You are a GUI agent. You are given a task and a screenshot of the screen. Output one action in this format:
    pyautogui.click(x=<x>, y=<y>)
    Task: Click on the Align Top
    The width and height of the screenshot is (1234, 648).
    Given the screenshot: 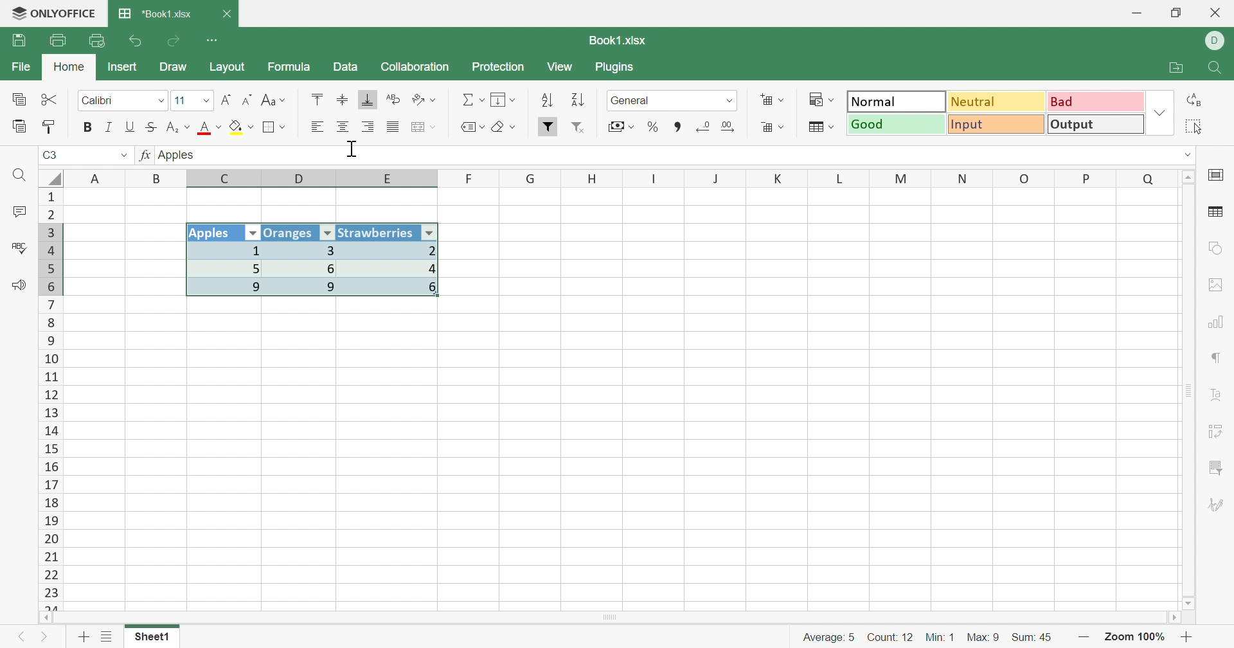 What is the action you would take?
    pyautogui.click(x=315, y=99)
    